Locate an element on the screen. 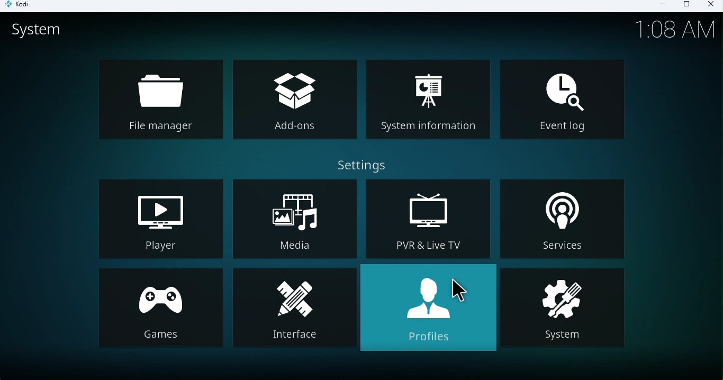 The width and height of the screenshot is (723, 380). Add-ons is located at coordinates (293, 100).